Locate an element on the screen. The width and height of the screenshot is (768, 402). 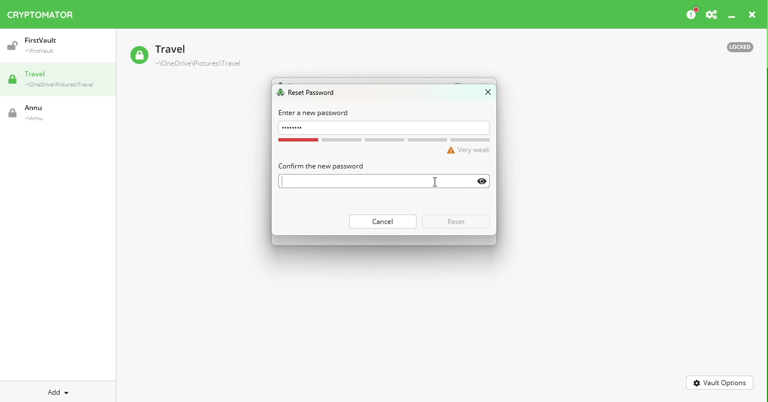
Travel is located at coordinates (62, 80).